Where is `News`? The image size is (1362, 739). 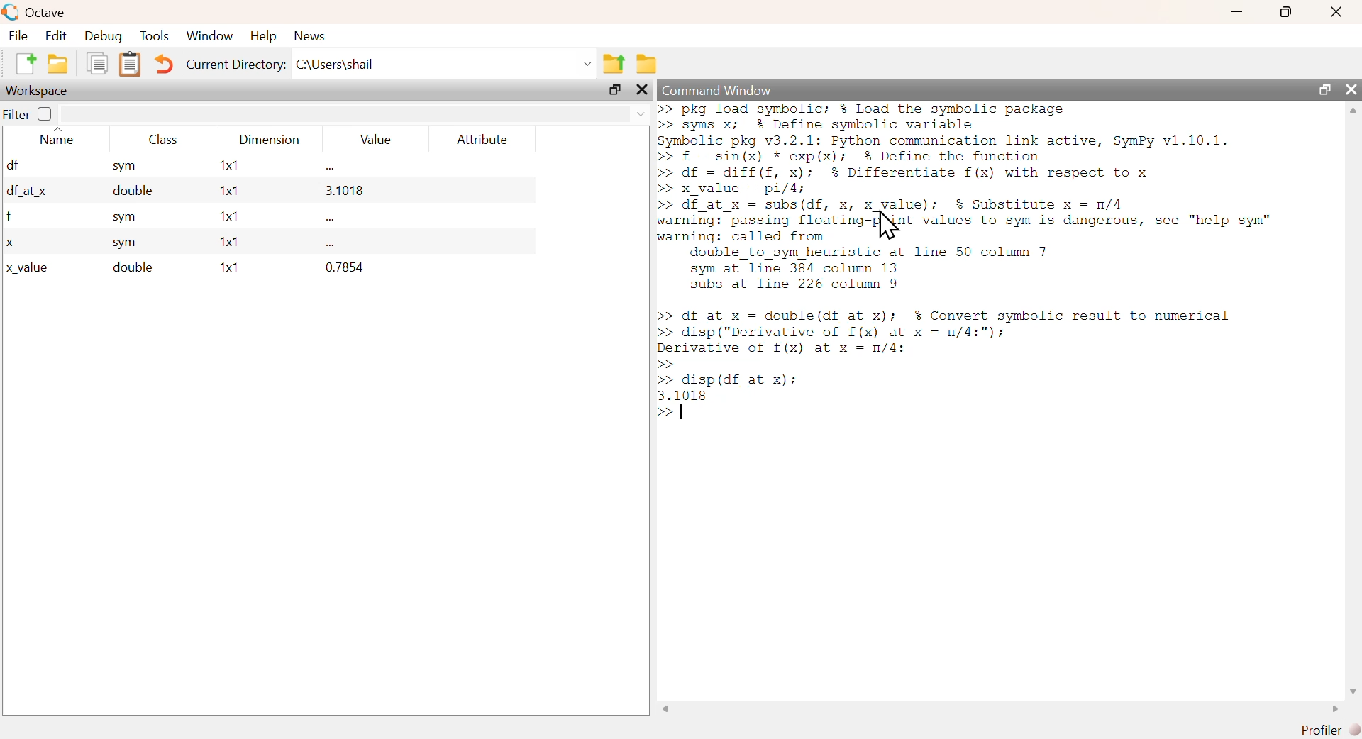 News is located at coordinates (310, 36).